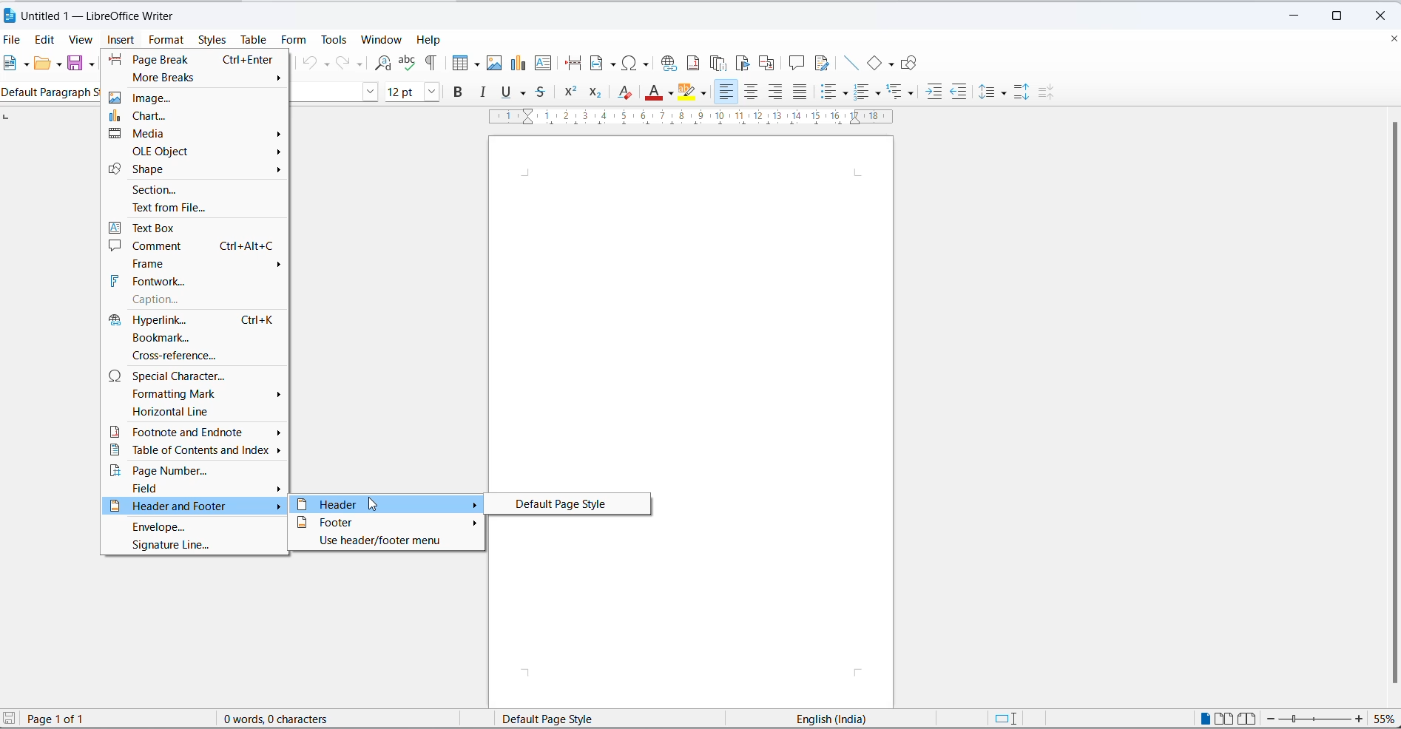 The height and width of the screenshot is (729, 1401). What do you see at coordinates (197, 396) in the screenshot?
I see `formatting mark` at bounding box center [197, 396].